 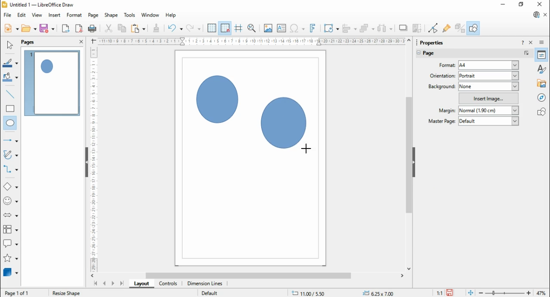 I want to click on styles, so click(x=542, y=68).